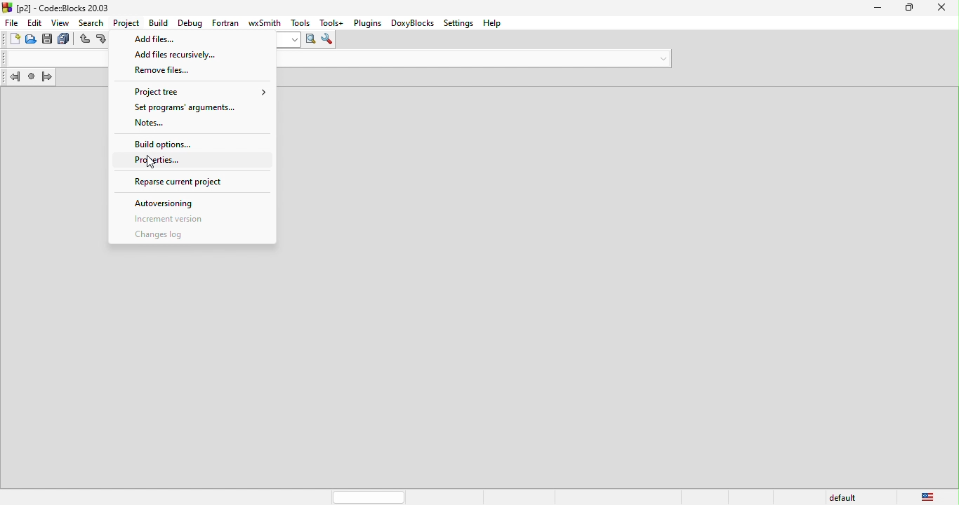  What do you see at coordinates (31, 79) in the screenshot?
I see `last jump` at bounding box center [31, 79].